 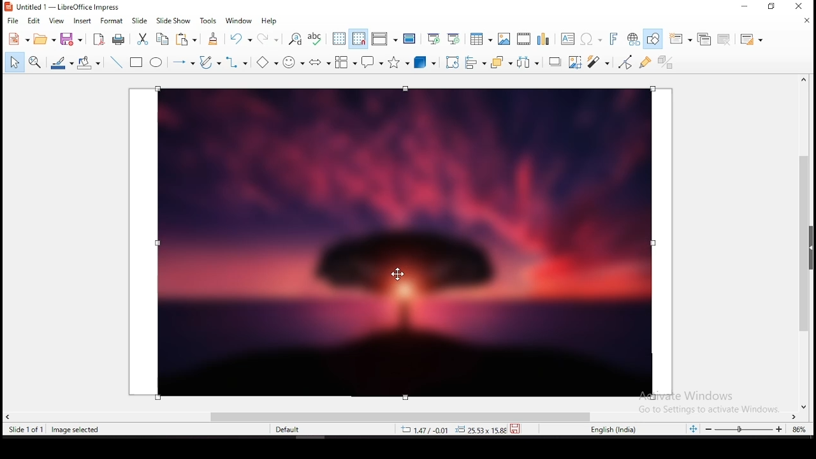 What do you see at coordinates (479, 39) in the screenshot?
I see `tables` at bounding box center [479, 39].